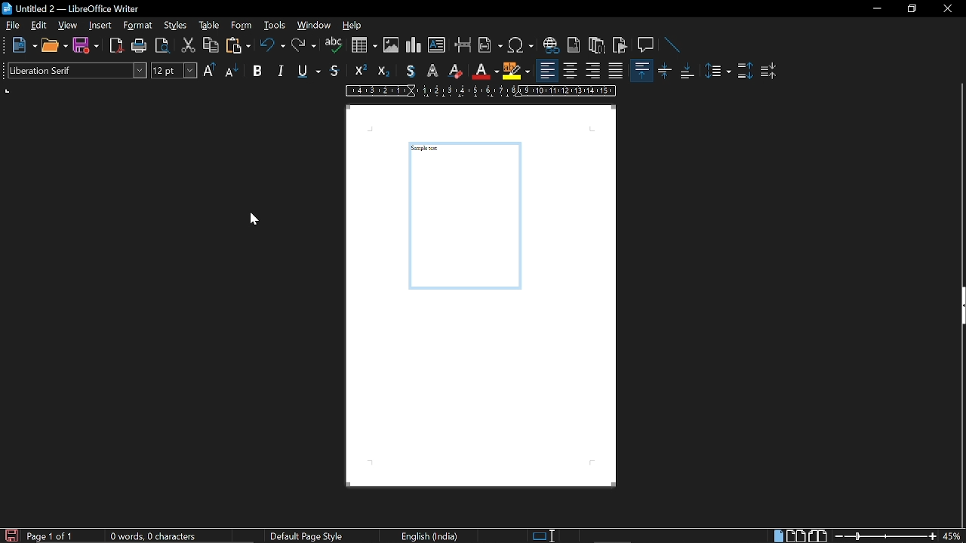  What do you see at coordinates (54, 536) in the screenshot?
I see `page 1 of 1` at bounding box center [54, 536].